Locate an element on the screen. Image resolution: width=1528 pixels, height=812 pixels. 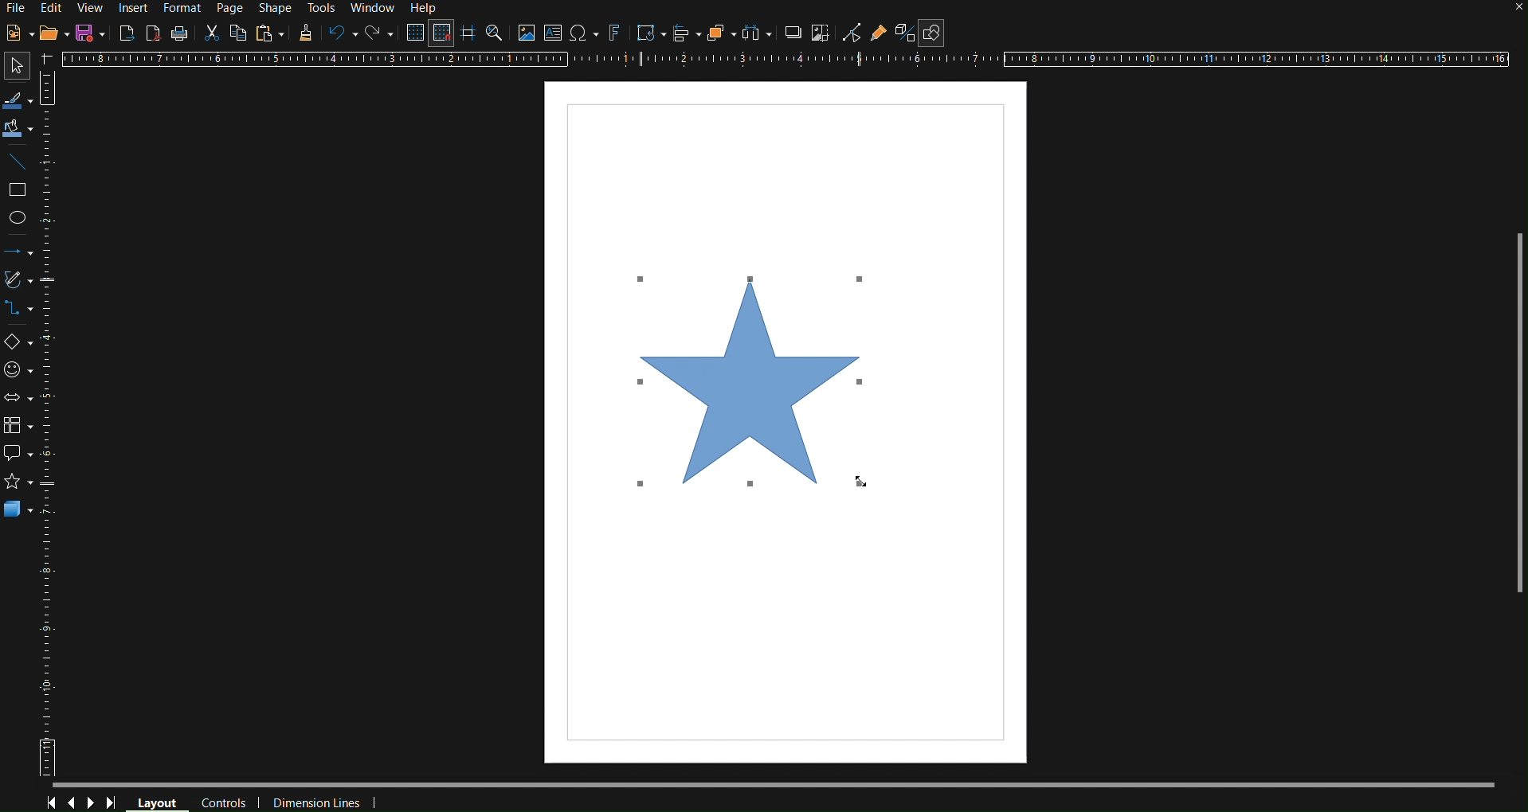
Page is located at coordinates (229, 7).